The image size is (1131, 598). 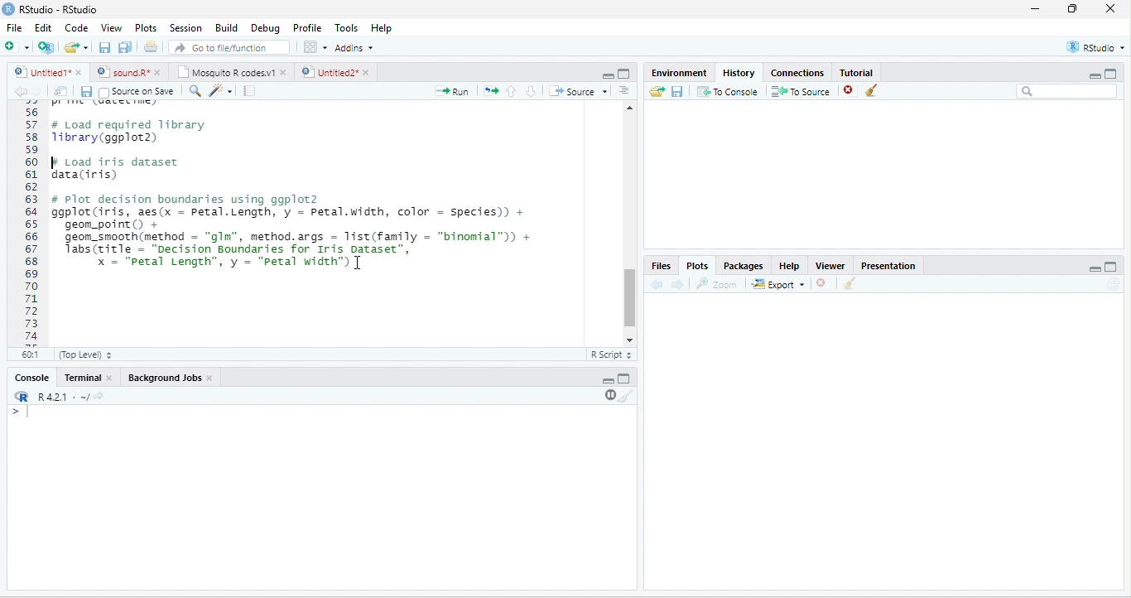 What do you see at coordinates (80, 377) in the screenshot?
I see `Terminal` at bounding box center [80, 377].